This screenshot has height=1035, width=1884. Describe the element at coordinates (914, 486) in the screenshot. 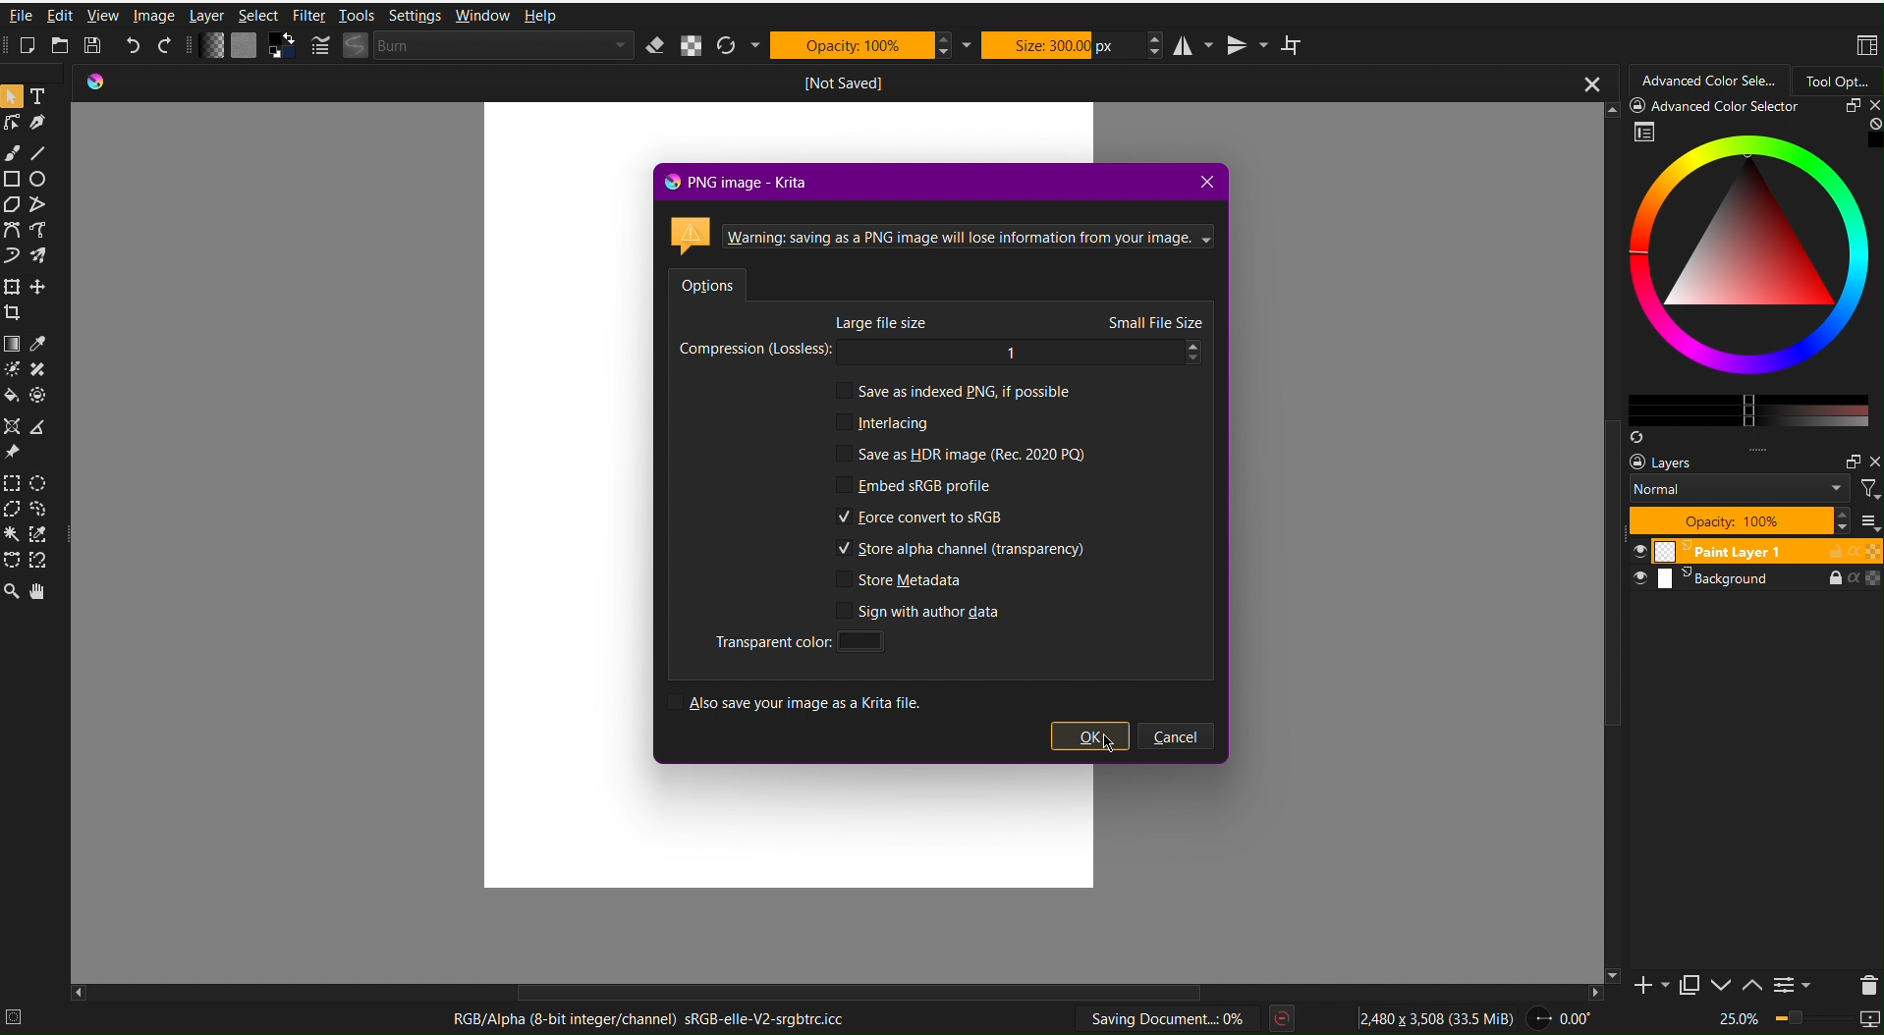

I see `Embed sRGB` at that location.